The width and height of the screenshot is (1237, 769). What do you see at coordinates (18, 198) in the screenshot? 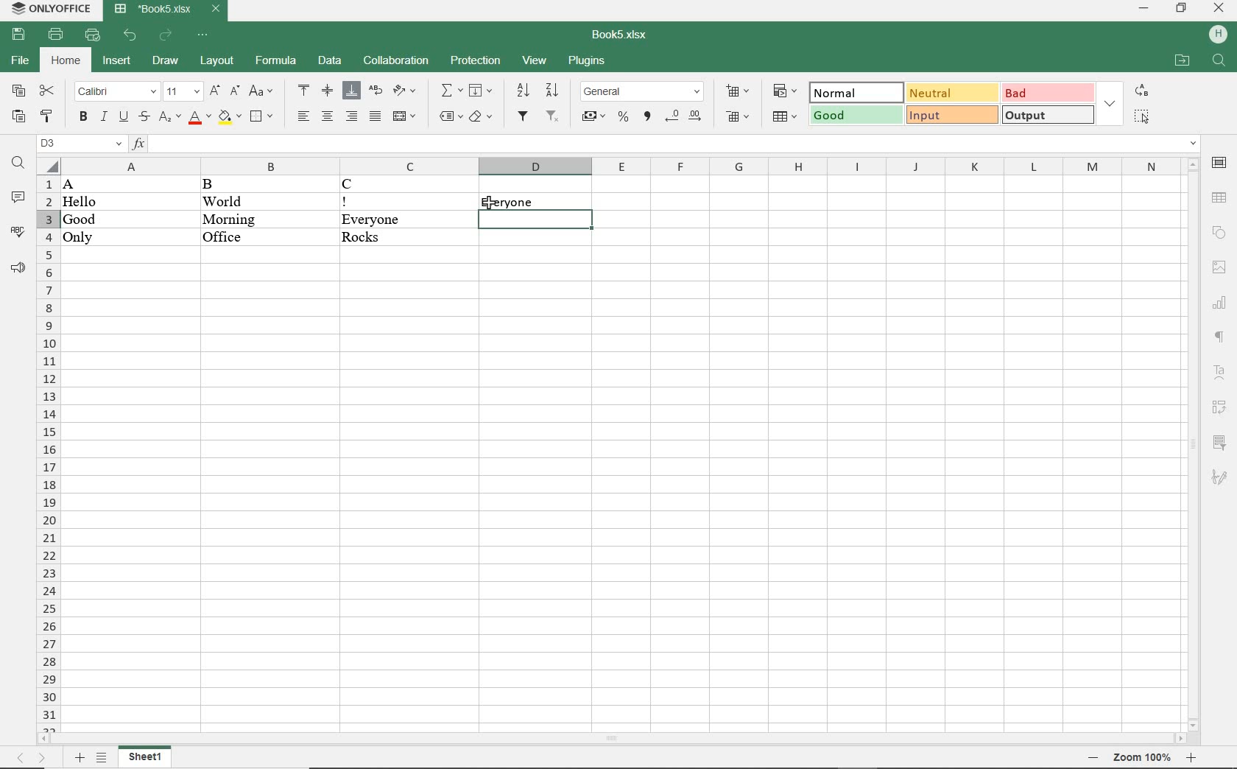
I see `comments` at bounding box center [18, 198].